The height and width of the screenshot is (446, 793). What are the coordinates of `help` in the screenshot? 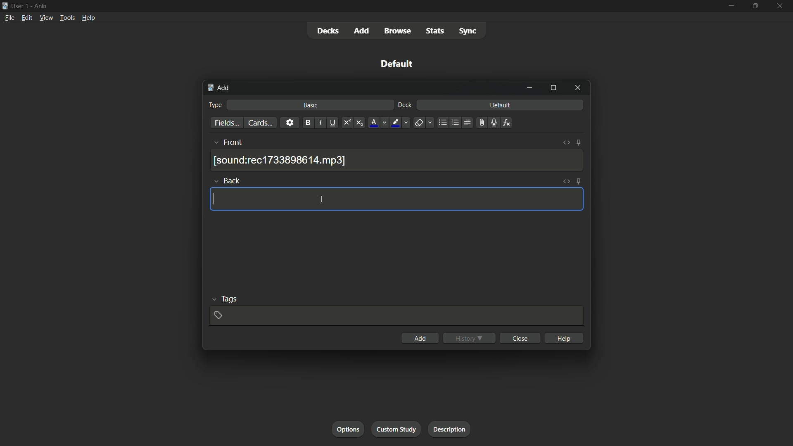 It's located at (564, 337).